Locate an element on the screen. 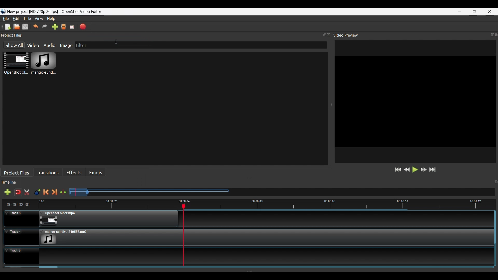 The height and width of the screenshot is (280, 498). Timeline Preview is located at coordinates (17, 204).